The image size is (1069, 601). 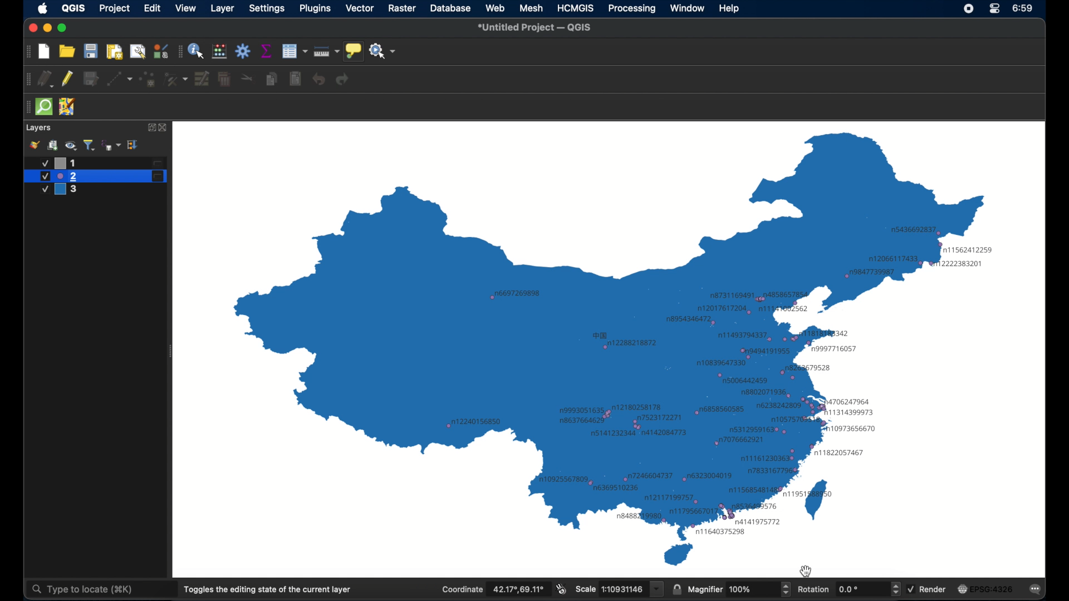 I want to click on scale, so click(x=620, y=590).